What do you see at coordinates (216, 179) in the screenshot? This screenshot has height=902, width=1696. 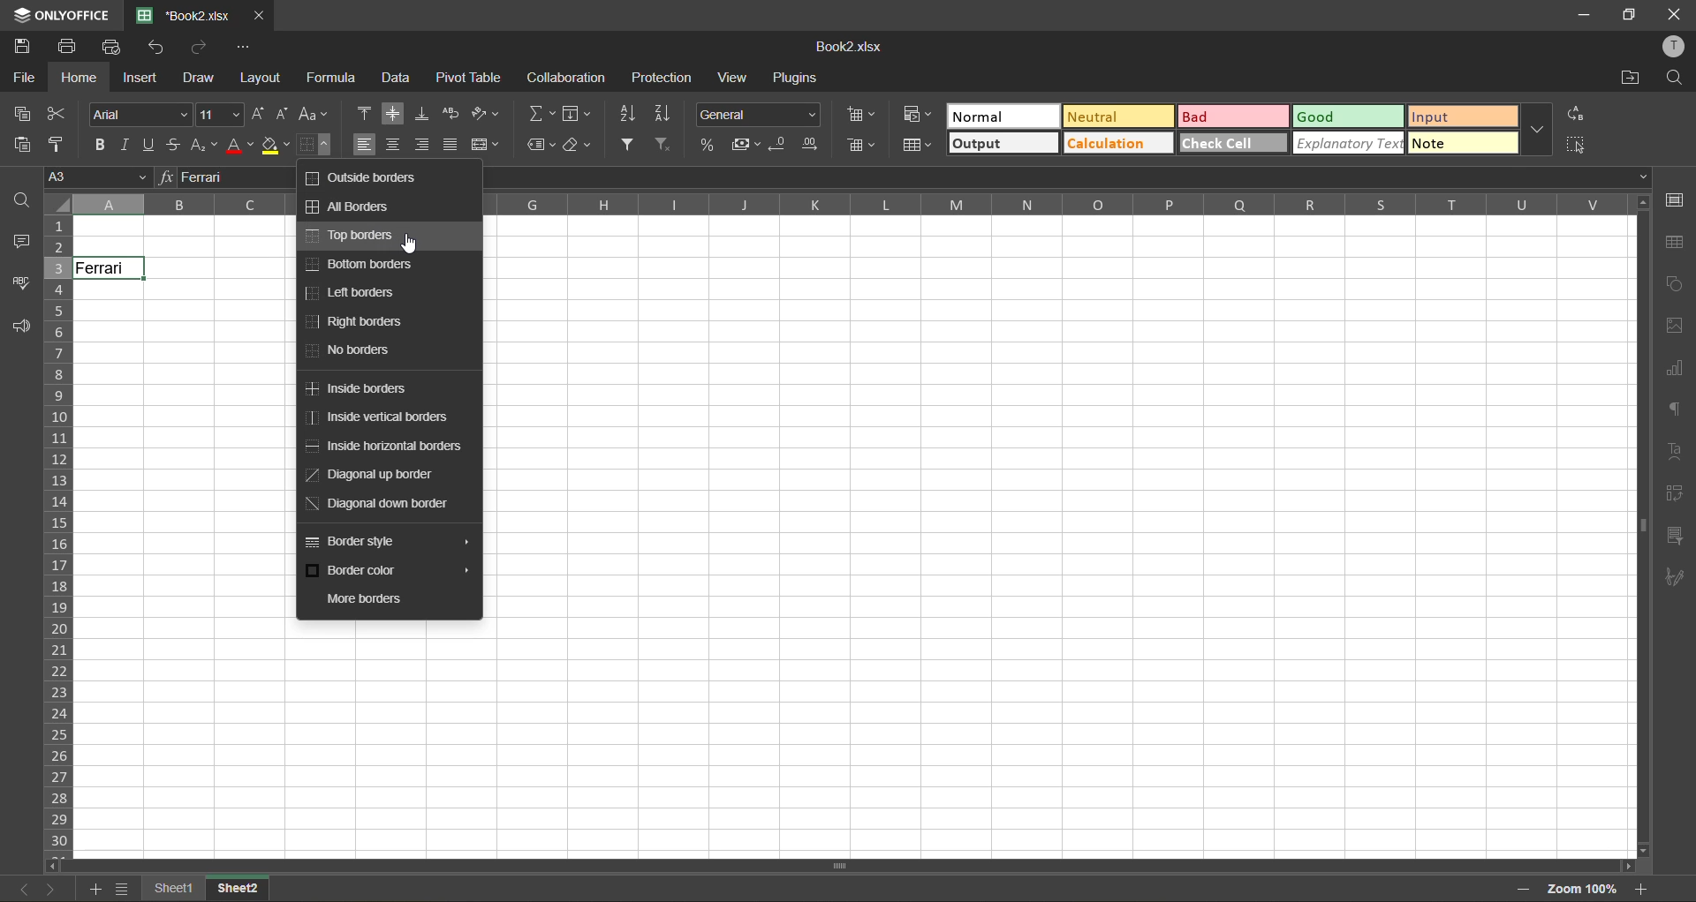 I see `formula bar` at bounding box center [216, 179].